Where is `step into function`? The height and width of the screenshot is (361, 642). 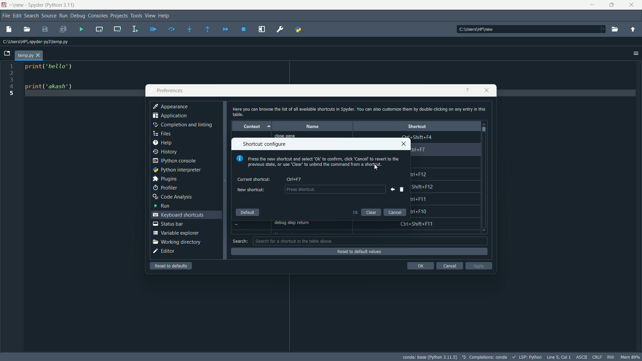
step into function is located at coordinates (190, 30).